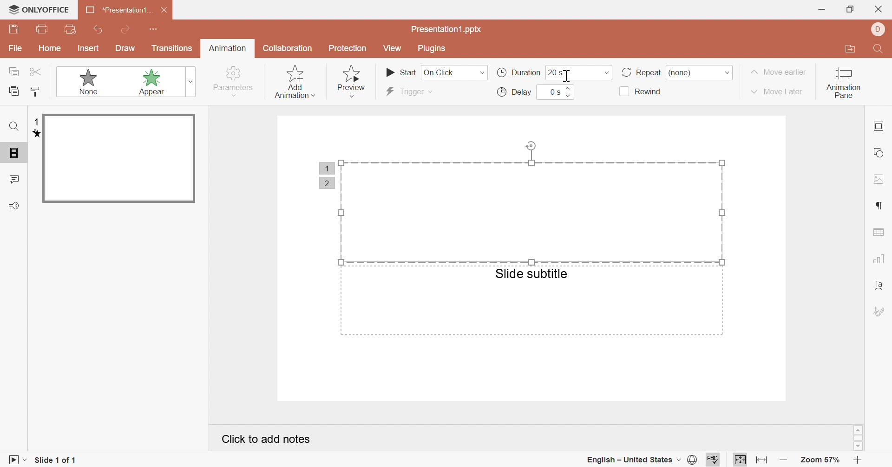  Describe the element at coordinates (118, 159) in the screenshot. I see `slide` at that location.